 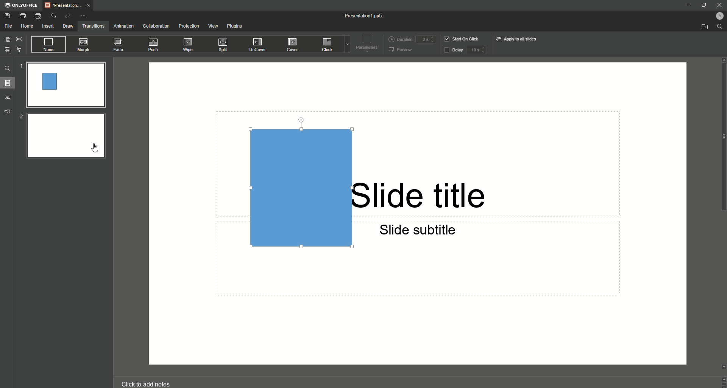 What do you see at coordinates (153, 44) in the screenshot?
I see `Push` at bounding box center [153, 44].